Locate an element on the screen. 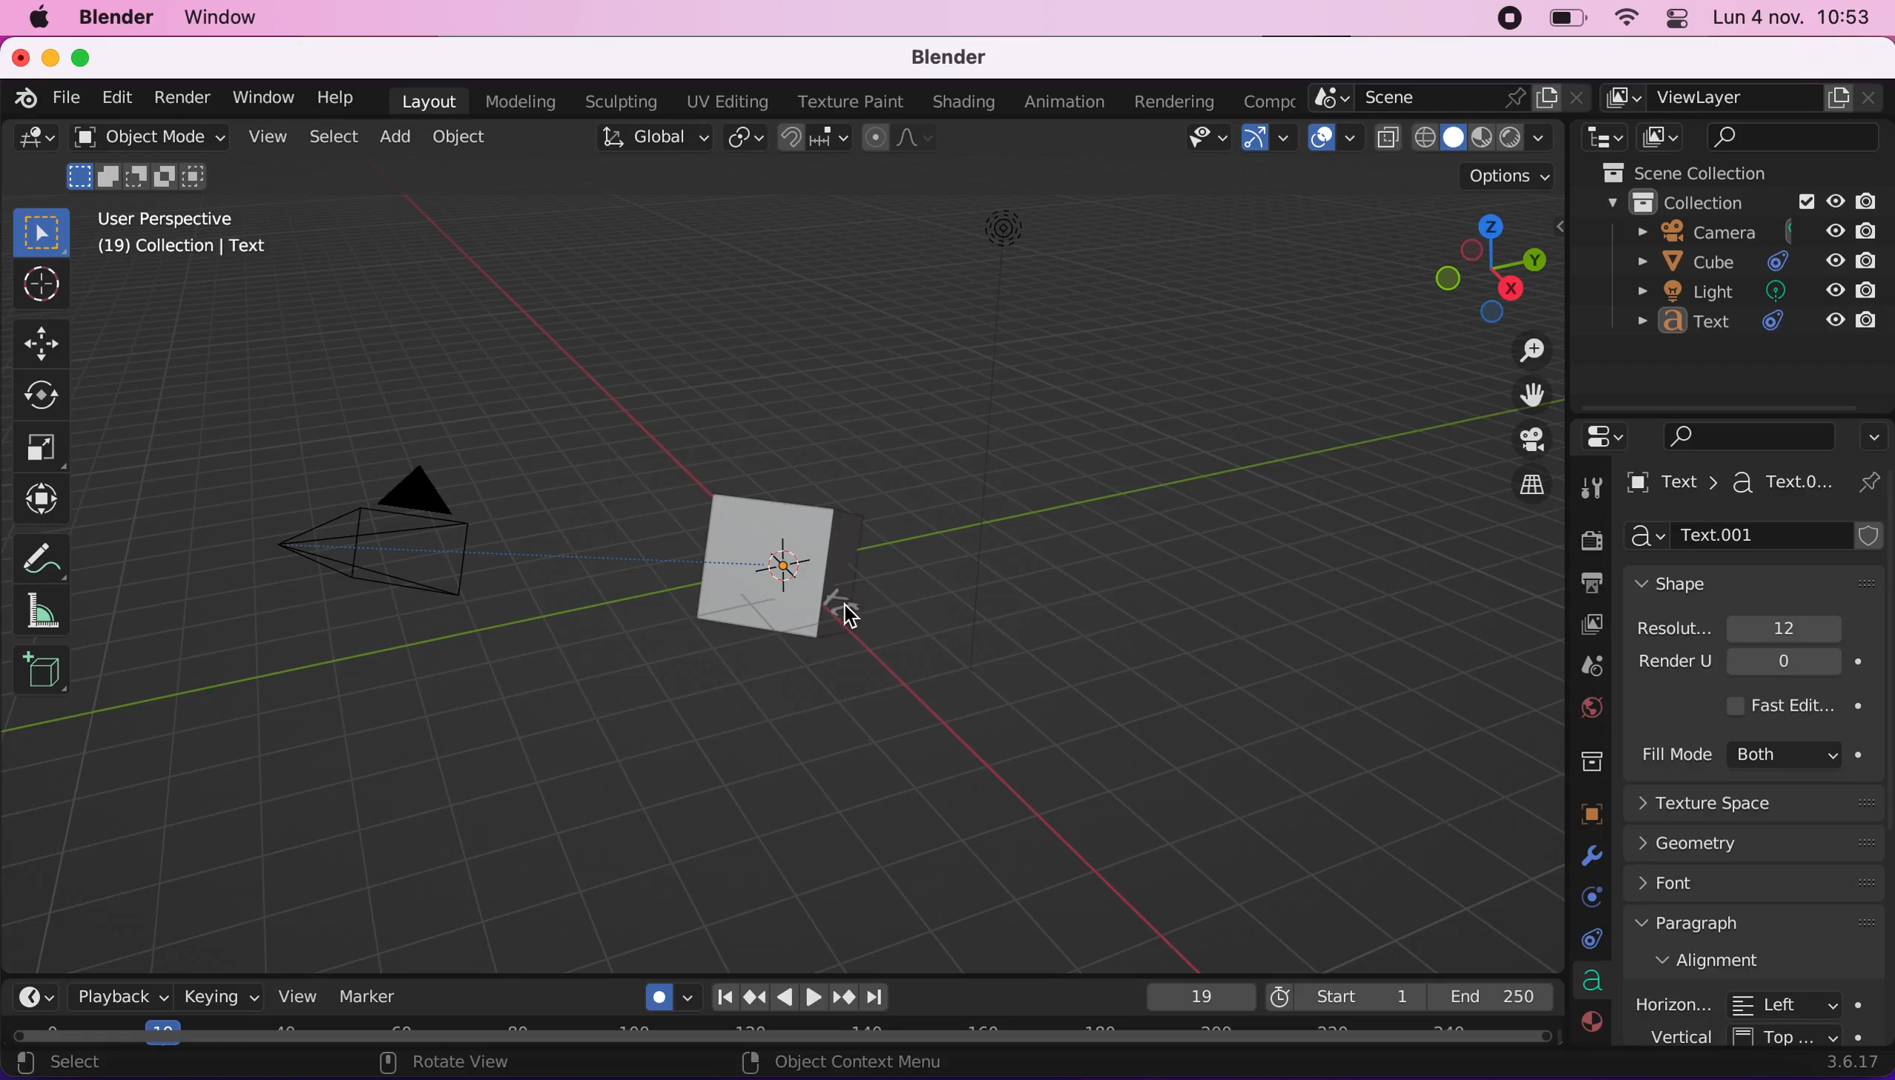  window is located at coordinates (234, 21).